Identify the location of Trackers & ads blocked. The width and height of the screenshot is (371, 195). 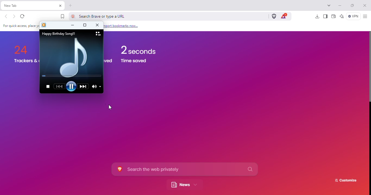
(26, 61).